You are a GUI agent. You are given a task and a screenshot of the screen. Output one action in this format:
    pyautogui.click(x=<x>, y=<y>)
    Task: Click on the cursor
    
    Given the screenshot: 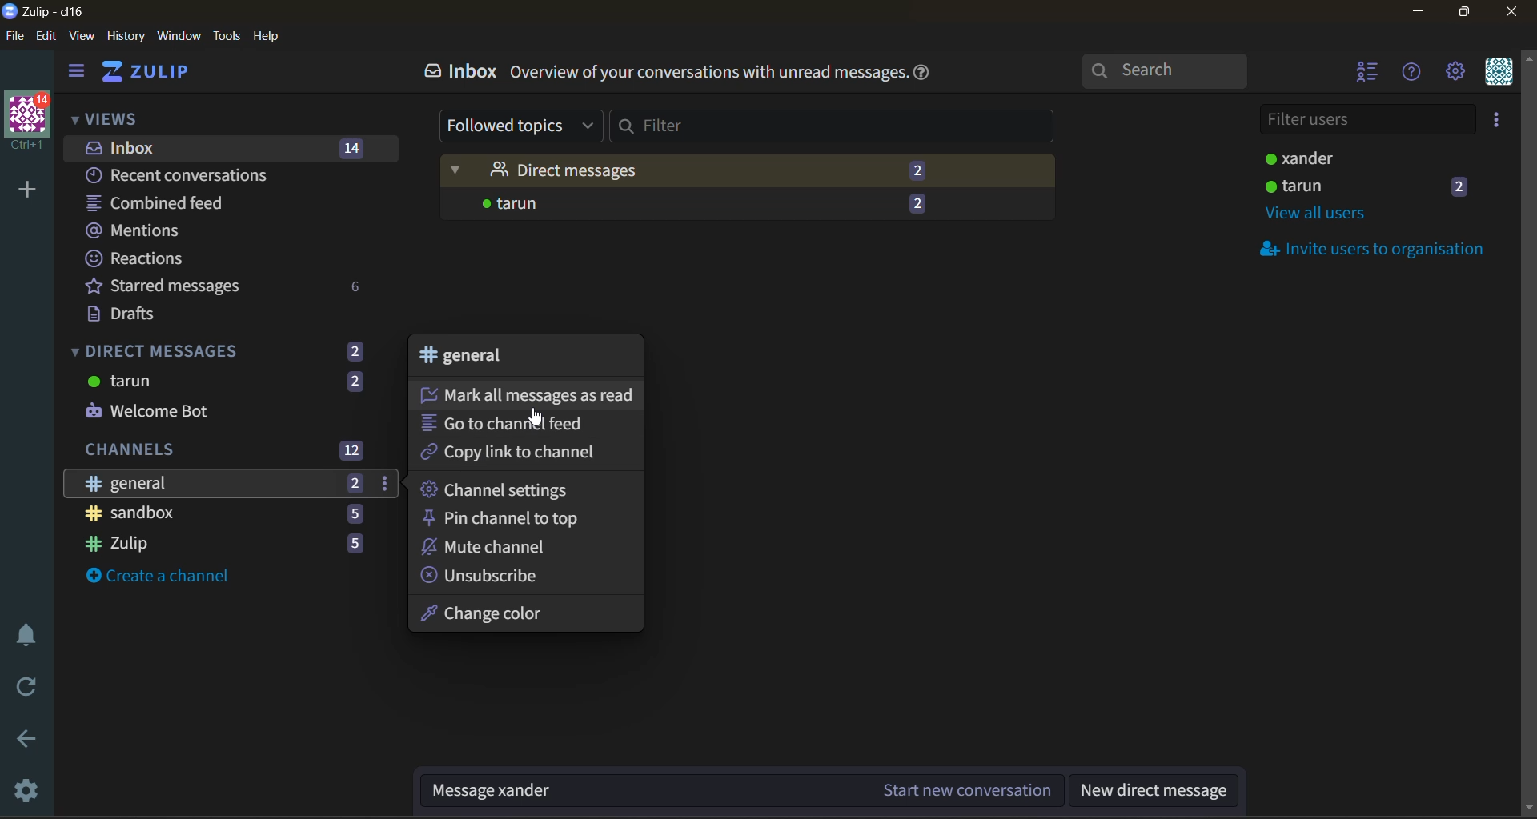 What is the action you would take?
    pyautogui.click(x=536, y=419)
    